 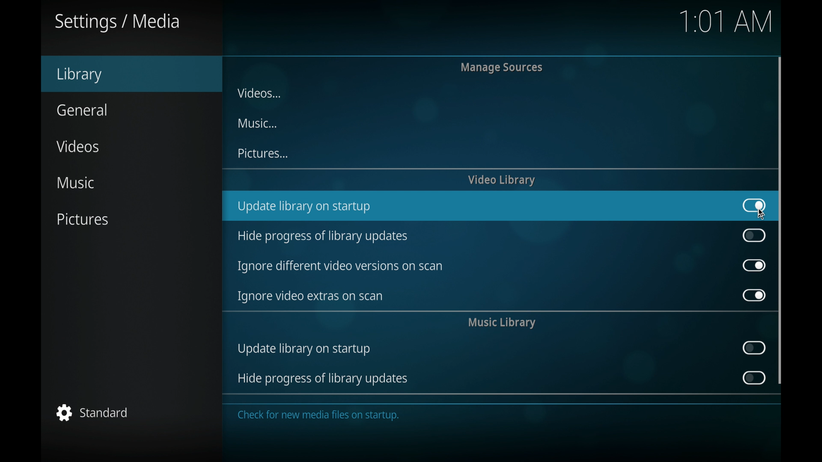 What do you see at coordinates (755, 206) in the screenshot?
I see `toggle button on` at bounding box center [755, 206].